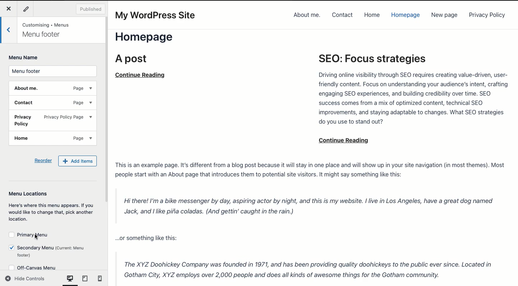 Image resolution: width=518 pixels, height=286 pixels. What do you see at coordinates (342, 15) in the screenshot?
I see `Contact` at bounding box center [342, 15].